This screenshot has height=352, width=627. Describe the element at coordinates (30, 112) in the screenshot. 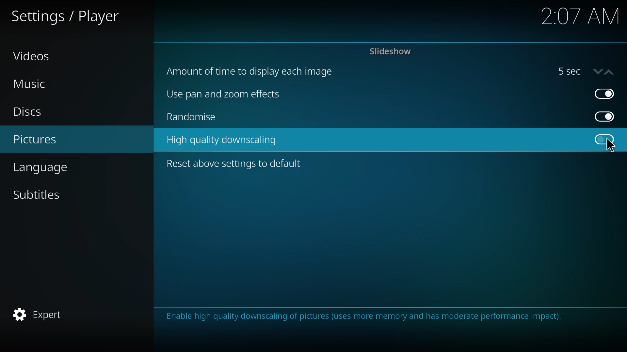

I see `discs` at that location.